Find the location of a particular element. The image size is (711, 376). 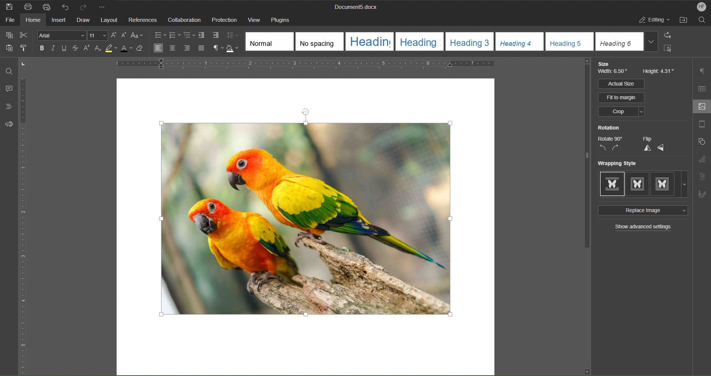

Collaboration is located at coordinates (183, 20).